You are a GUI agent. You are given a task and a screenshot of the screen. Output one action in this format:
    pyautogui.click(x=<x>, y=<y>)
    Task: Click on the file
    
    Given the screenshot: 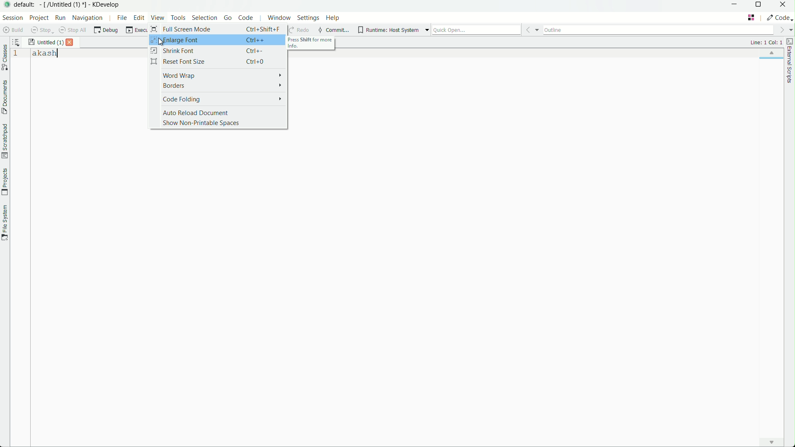 What is the action you would take?
    pyautogui.click(x=120, y=18)
    